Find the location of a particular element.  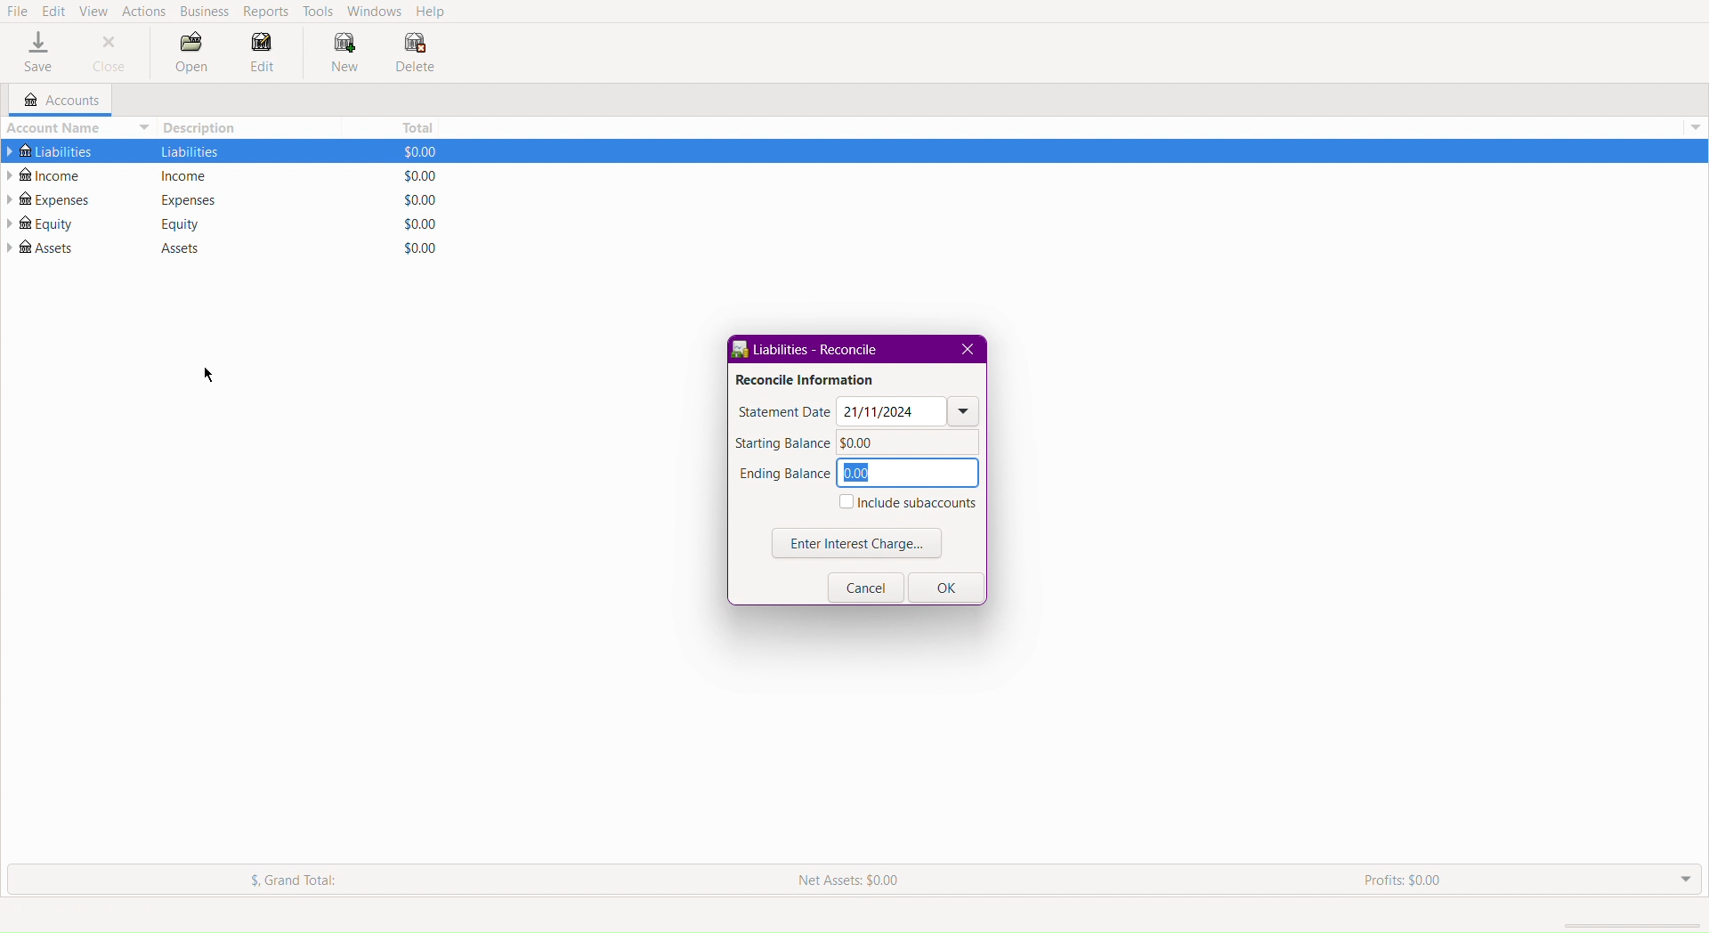

Open is located at coordinates (190, 54).